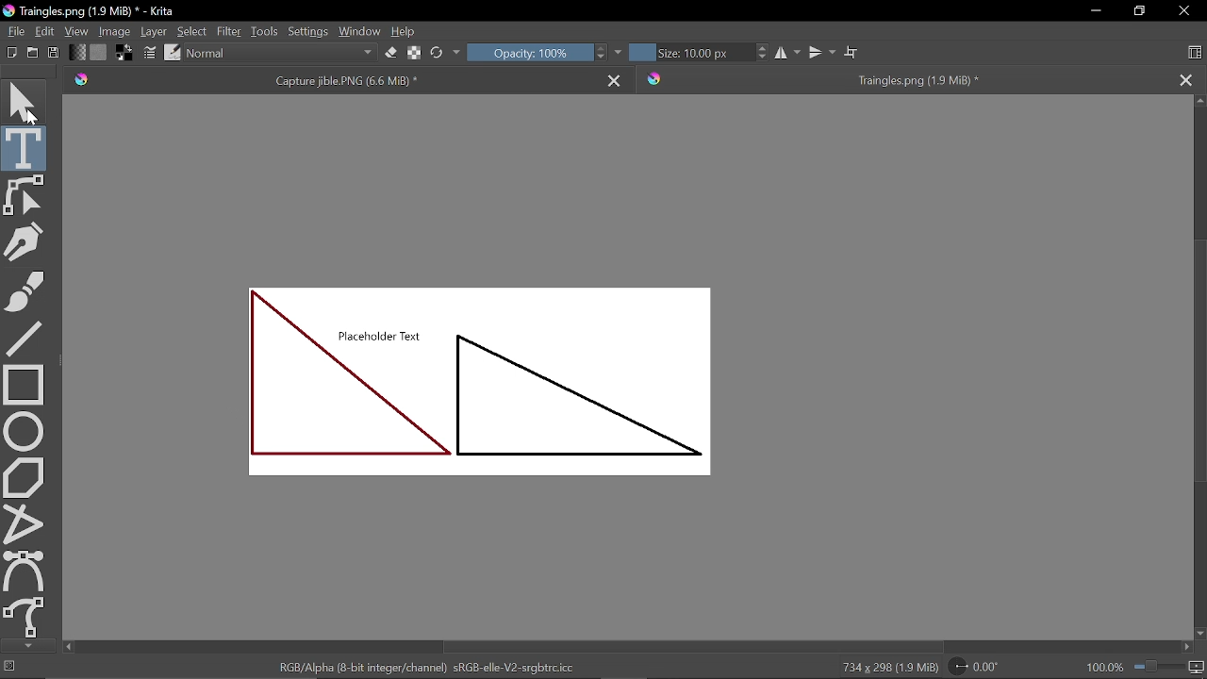 The height and width of the screenshot is (679, 1207). Describe the element at coordinates (51, 54) in the screenshot. I see `Save` at that location.